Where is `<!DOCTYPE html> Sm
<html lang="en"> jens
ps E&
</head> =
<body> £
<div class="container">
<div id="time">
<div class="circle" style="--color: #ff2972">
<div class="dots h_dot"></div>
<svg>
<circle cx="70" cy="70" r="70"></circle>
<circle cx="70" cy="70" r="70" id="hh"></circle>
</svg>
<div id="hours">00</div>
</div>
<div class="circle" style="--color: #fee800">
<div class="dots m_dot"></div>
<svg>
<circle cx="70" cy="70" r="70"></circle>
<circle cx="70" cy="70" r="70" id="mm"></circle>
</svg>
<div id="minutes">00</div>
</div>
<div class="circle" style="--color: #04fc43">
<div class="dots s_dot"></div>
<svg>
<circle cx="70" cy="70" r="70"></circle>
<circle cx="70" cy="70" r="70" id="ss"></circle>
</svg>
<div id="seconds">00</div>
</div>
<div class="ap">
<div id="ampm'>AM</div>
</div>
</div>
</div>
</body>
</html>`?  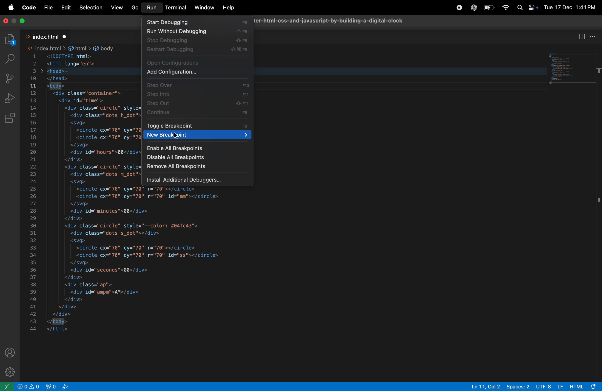
<!DOCTYPE html> Sm
<html lang="en"> jens
ps E&
</head> =
<body> £
<div class="container">
<div id="time">
<div class="circle" style="--color: #ff2972">
<div class="dots h_dot"></div>
<svg>
<circle cx="70" cy="70" r="70"></circle>
<circle cx="70" cy="70" r="70" id="hh"></circle>
</svg>
<div id="hours">00</div>
</div>
<div class="circle" style="--color: #fee800">
<div class="dots m_dot"></div>
<svg>
<circle cx="70" cy="70" r="70"></circle>
<circle cx="70" cy="70" r="70" id="mm"></circle>
</svg>
<div id="minutes">00</div>
</div>
<div class="circle" style="--color: #04fc43">
<div class="dots s_dot"></div>
<svg>
<circle cx="70" cy="70" r="70"></circle>
<circle cx="70" cy="70" r="70" id="ss"></circle>
</svg>
<div id="seconds">00</div>
</div>
<div class="ap">
<div id="ampm'>AM</div>
</div>
</div>
</div>
</body>
</html> is located at coordinates (92, 193).